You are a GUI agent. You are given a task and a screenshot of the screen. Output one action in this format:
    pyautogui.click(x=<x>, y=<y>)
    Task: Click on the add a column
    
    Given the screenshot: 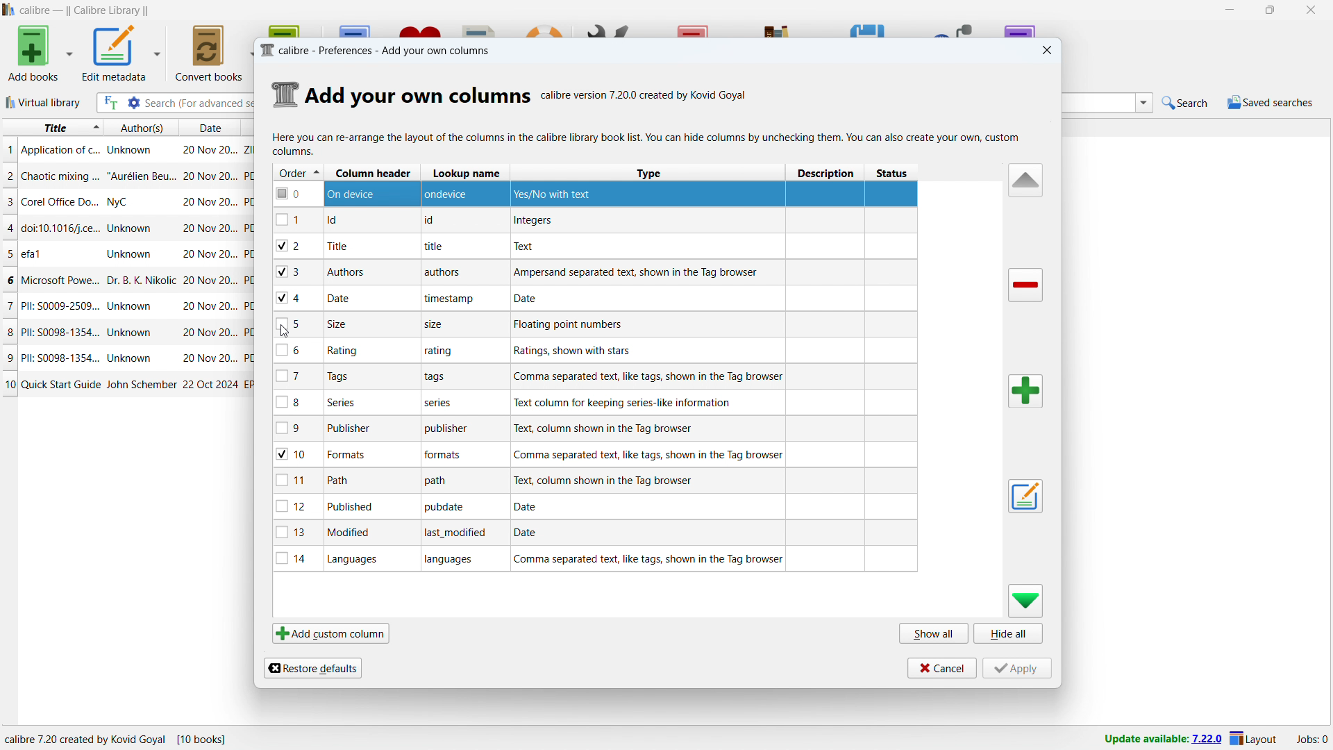 What is the action you would take?
    pyautogui.click(x=1024, y=391)
    